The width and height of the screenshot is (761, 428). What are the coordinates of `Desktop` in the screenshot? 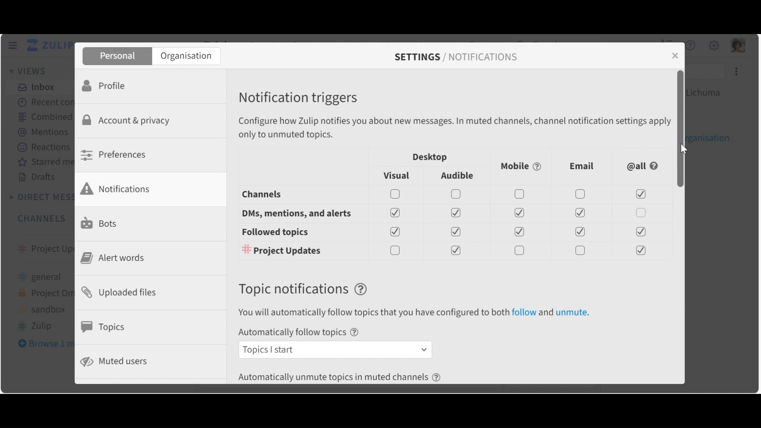 It's located at (428, 158).